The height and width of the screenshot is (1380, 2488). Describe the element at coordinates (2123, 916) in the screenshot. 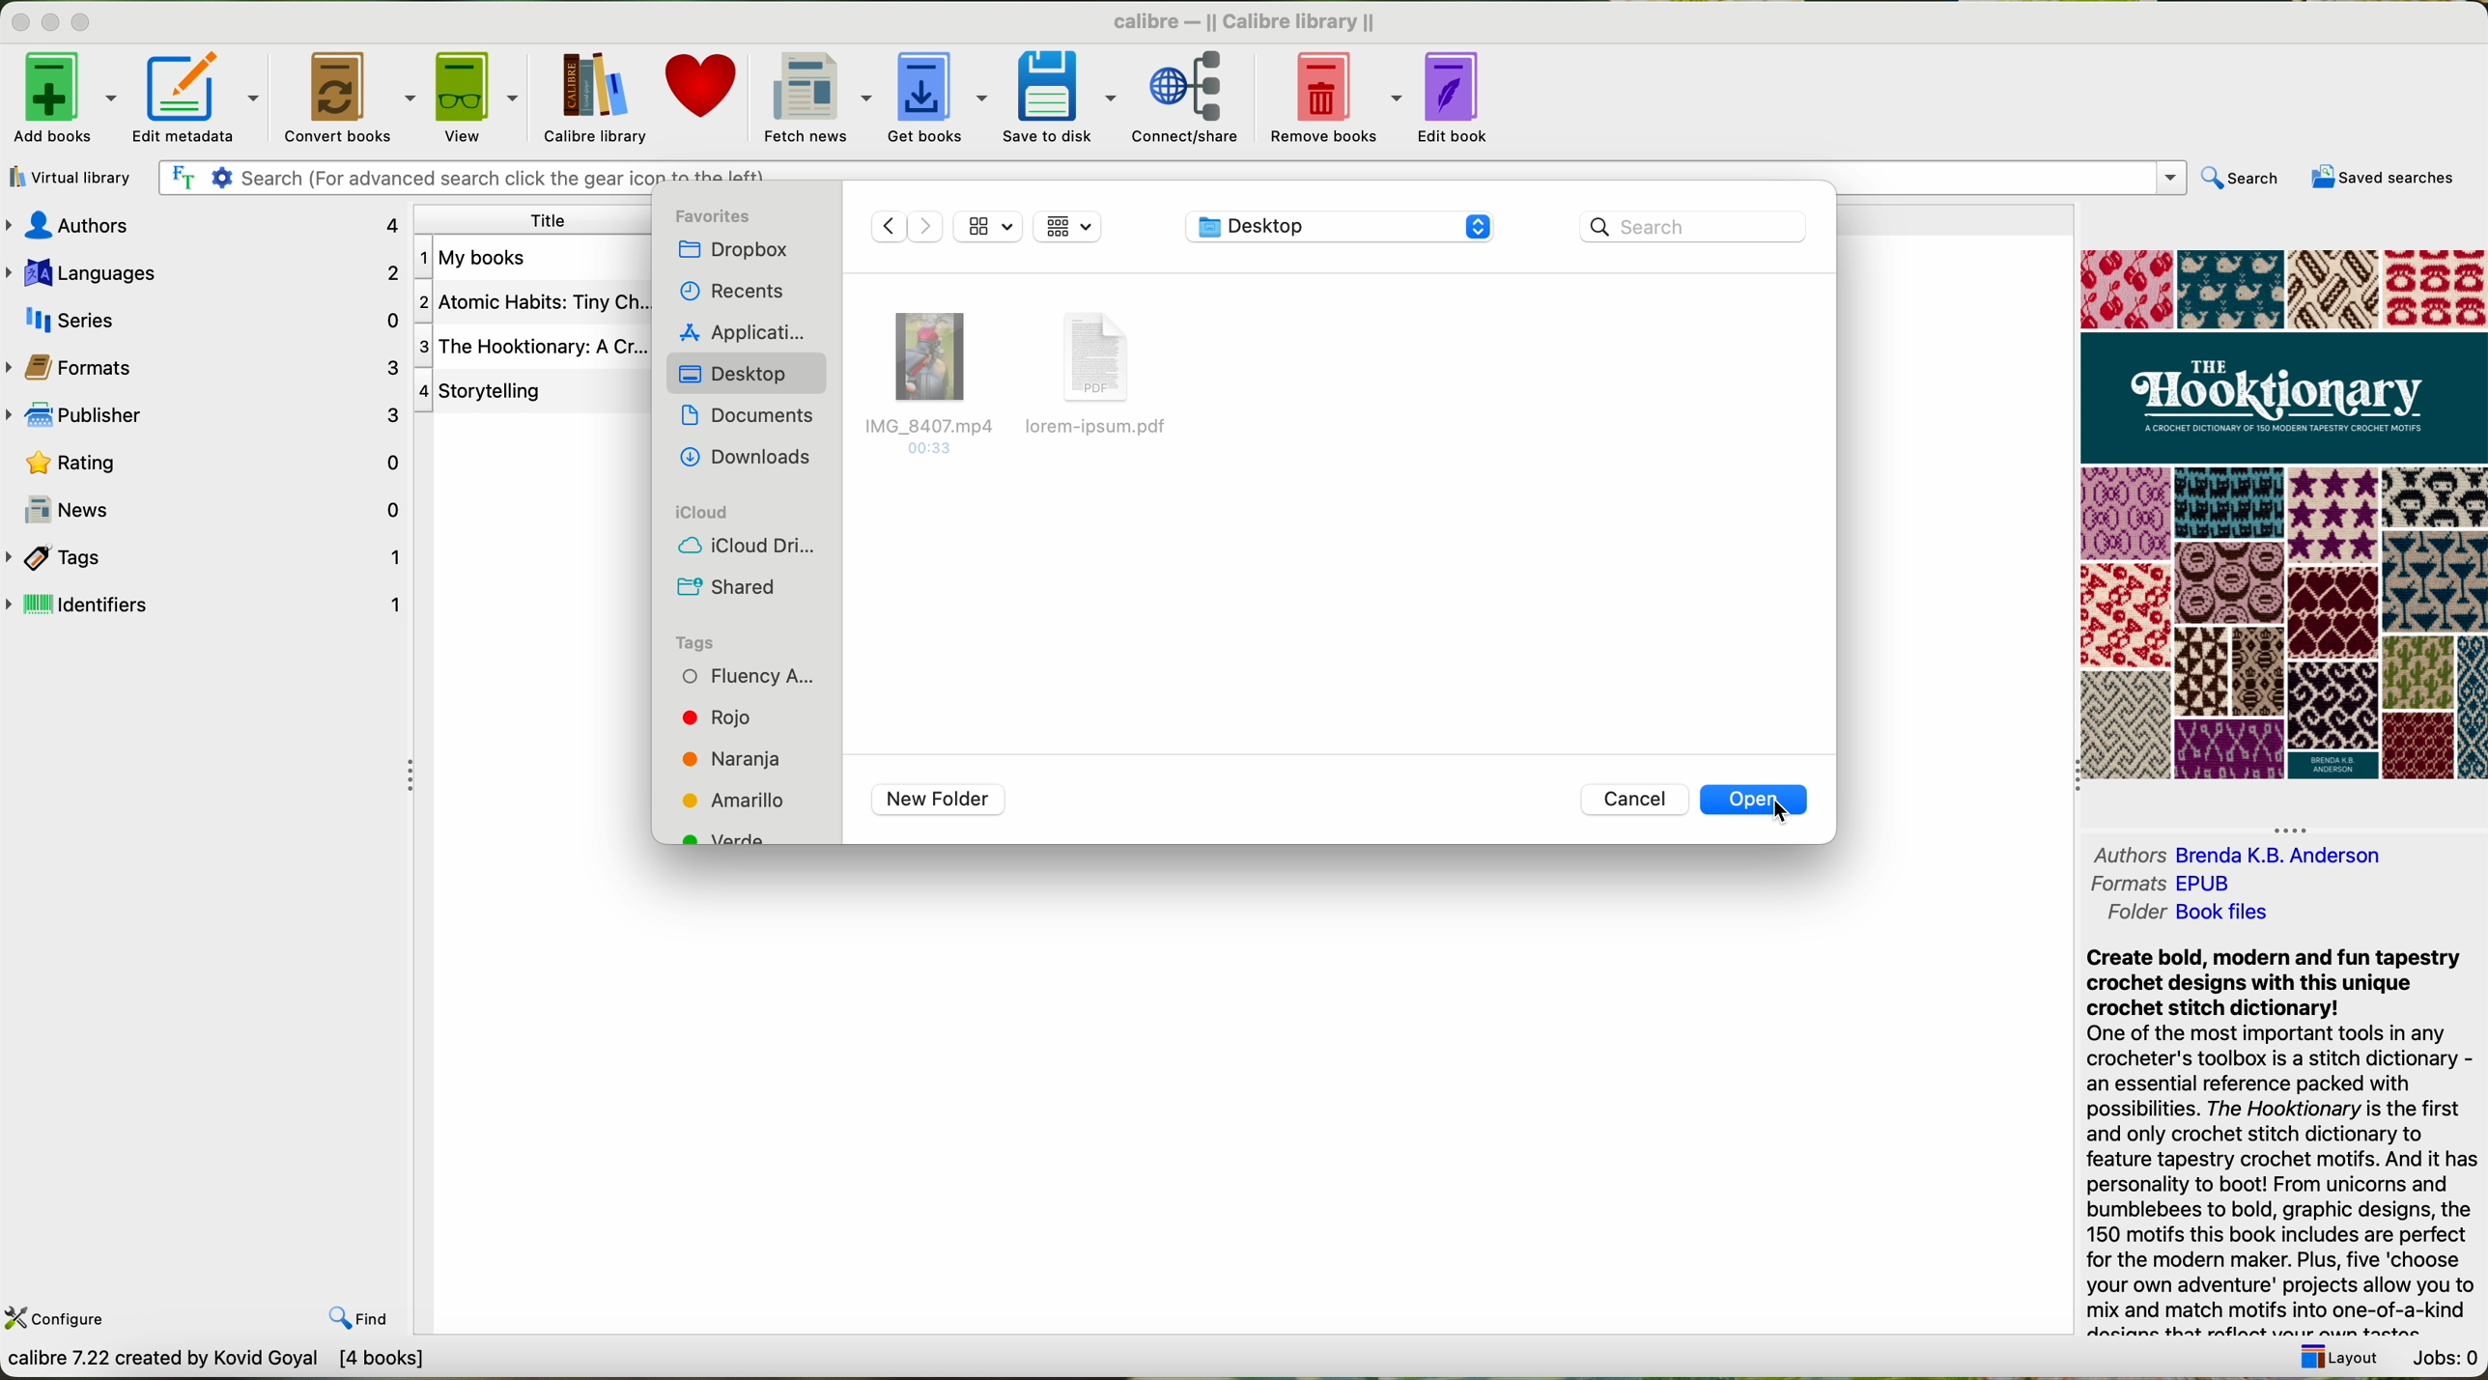

I see `folder` at that location.